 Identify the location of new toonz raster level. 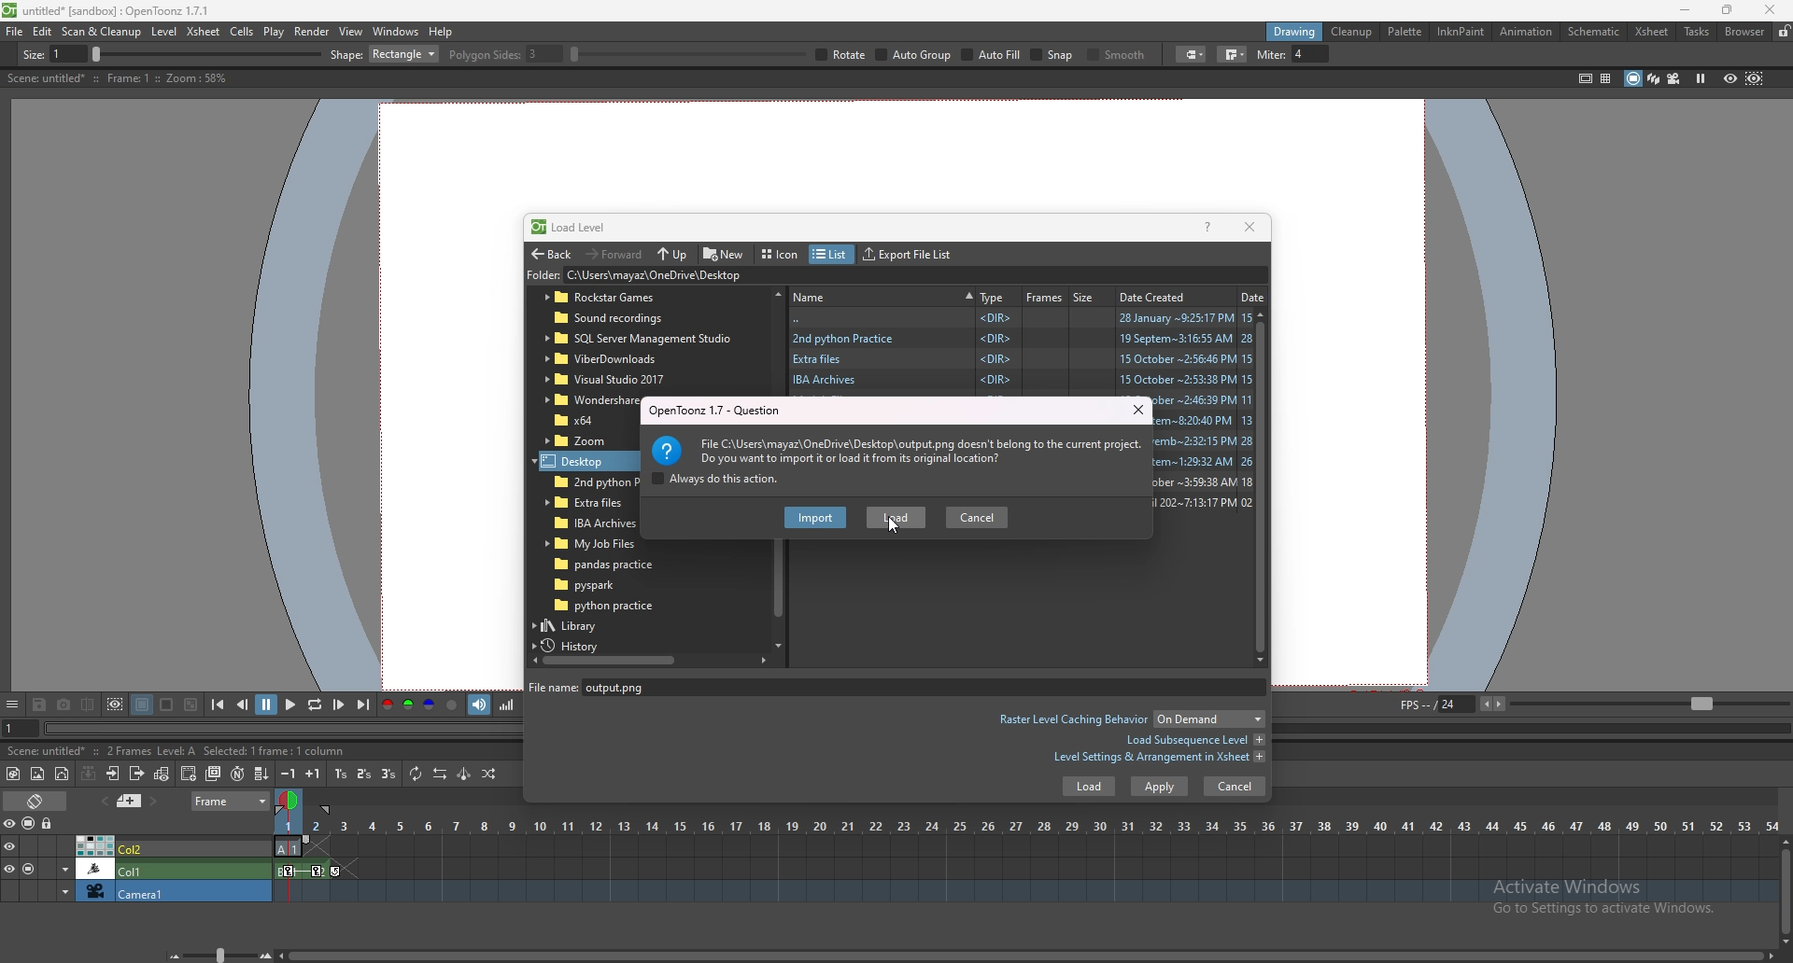
(14, 774).